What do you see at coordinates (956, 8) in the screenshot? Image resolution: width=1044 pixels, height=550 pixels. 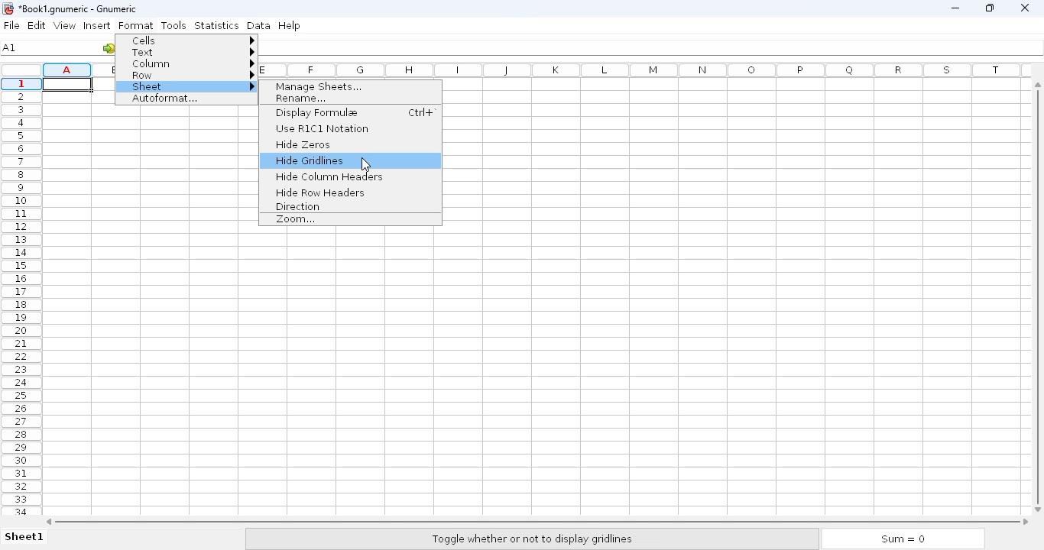 I see `minimize` at bounding box center [956, 8].